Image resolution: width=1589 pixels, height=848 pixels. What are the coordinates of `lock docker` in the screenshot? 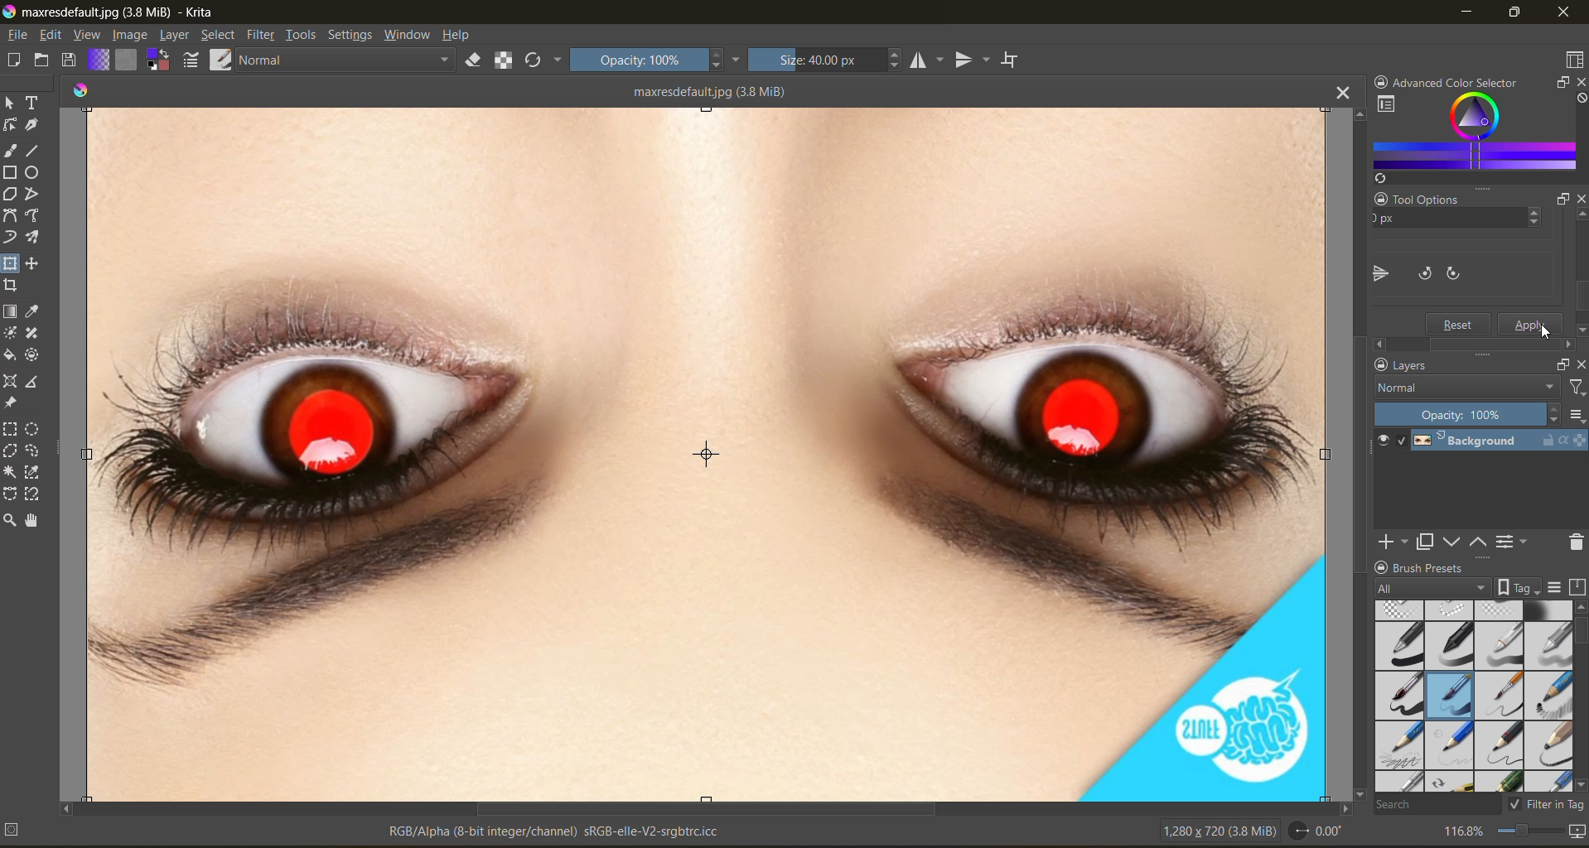 It's located at (1382, 364).